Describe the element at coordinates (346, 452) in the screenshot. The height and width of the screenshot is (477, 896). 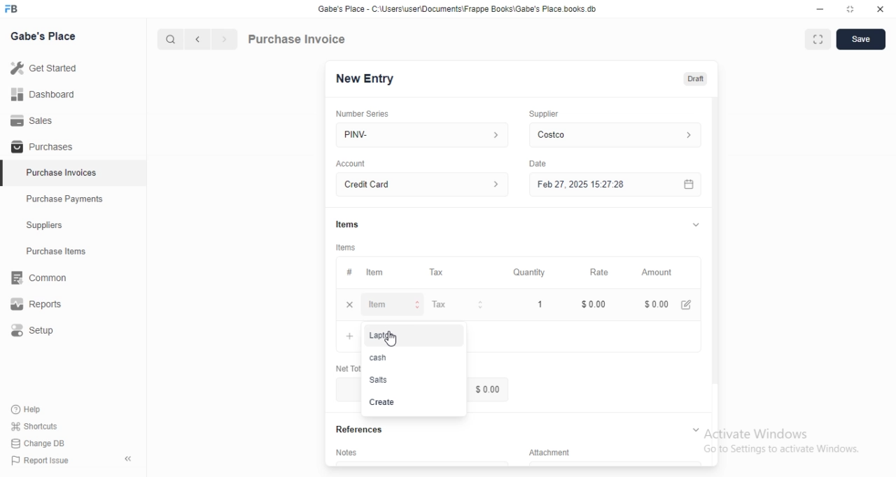
I see `Notes` at that location.